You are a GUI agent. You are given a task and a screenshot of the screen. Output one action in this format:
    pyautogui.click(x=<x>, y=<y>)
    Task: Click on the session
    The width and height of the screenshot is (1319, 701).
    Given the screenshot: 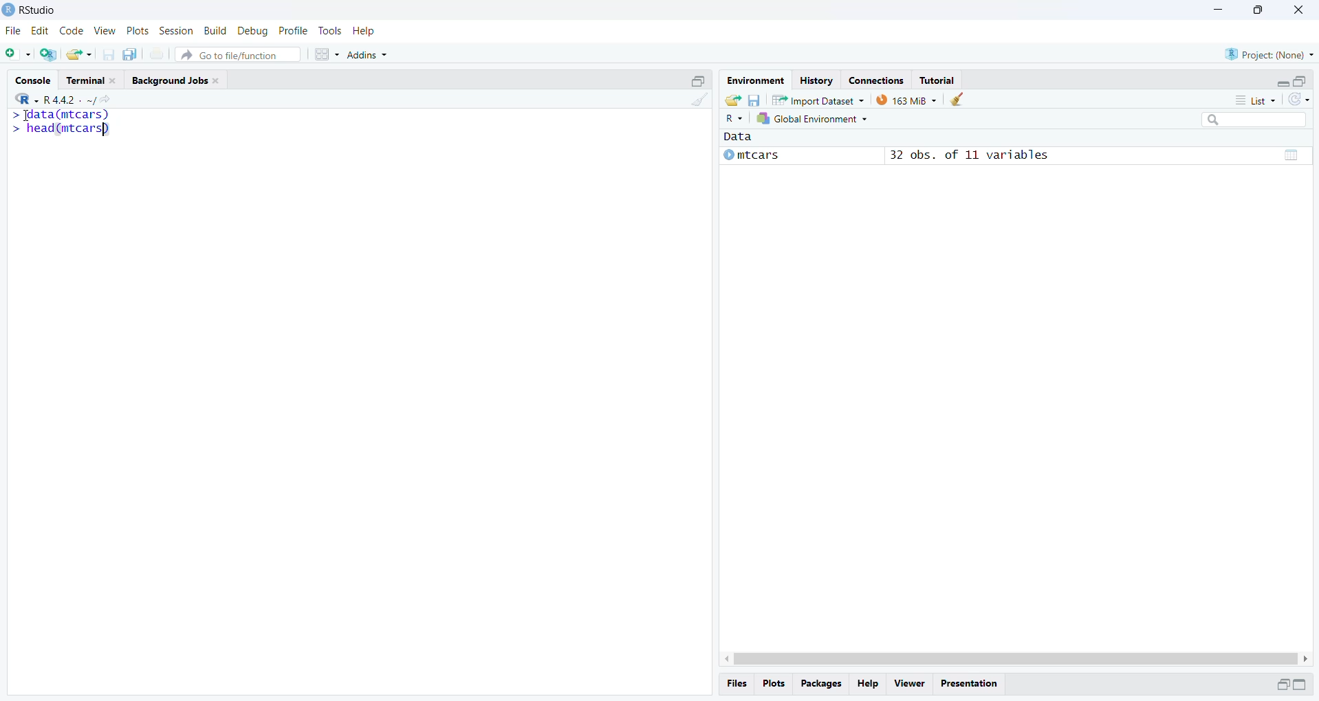 What is the action you would take?
    pyautogui.click(x=176, y=31)
    